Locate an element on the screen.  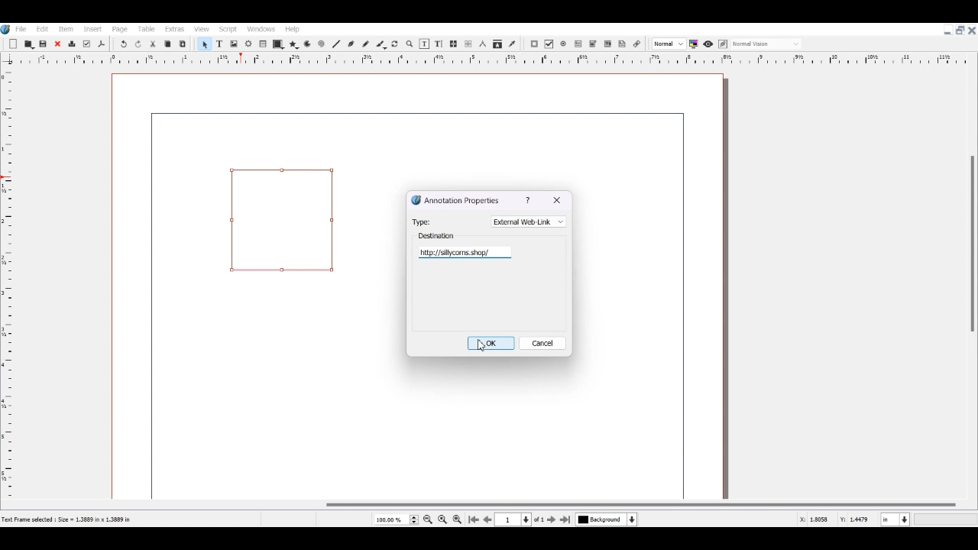
Line is located at coordinates (336, 44).